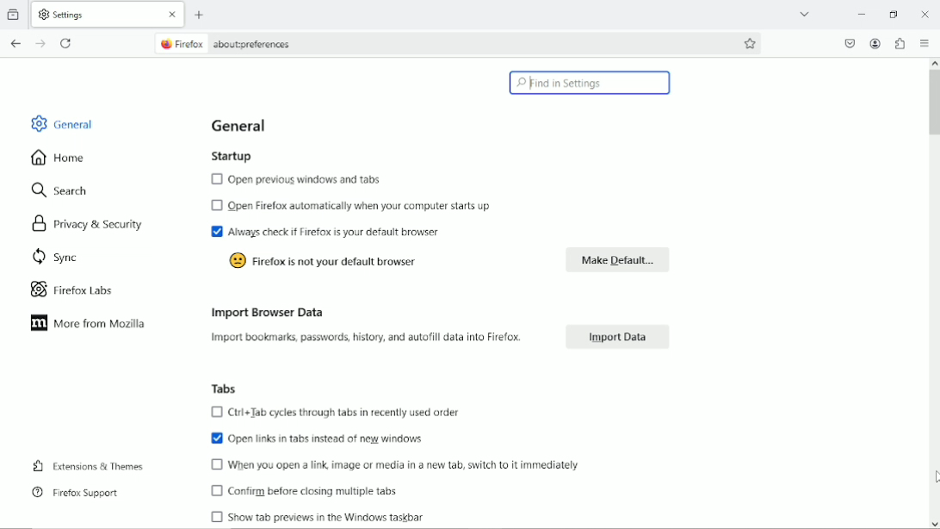 This screenshot has height=529, width=940. What do you see at coordinates (934, 105) in the screenshot?
I see `Vertical scrollbar` at bounding box center [934, 105].